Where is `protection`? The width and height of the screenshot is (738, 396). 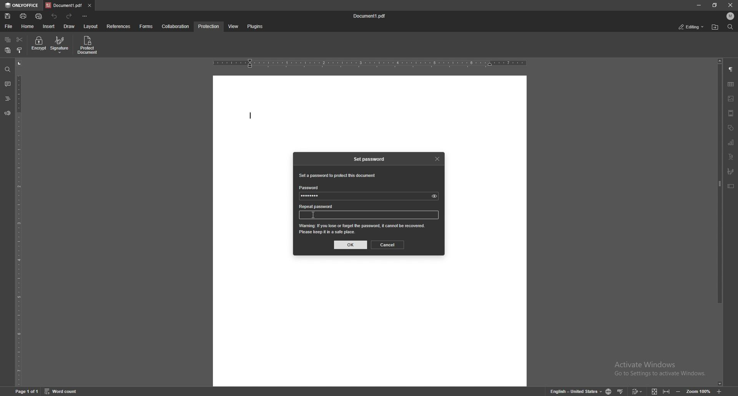 protection is located at coordinates (209, 26).